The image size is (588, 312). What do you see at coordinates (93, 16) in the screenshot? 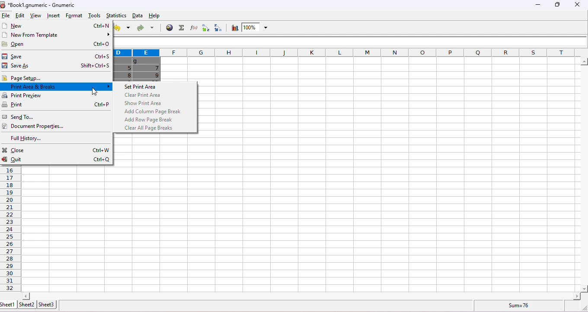
I see `tools` at bounding box center [93, 16].